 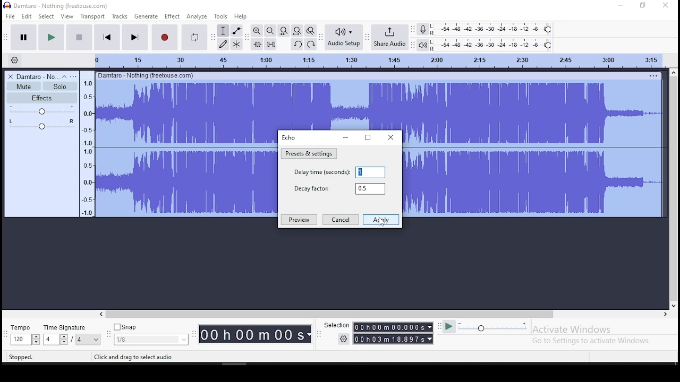 I want to click on select, so click(x=47, y=16).